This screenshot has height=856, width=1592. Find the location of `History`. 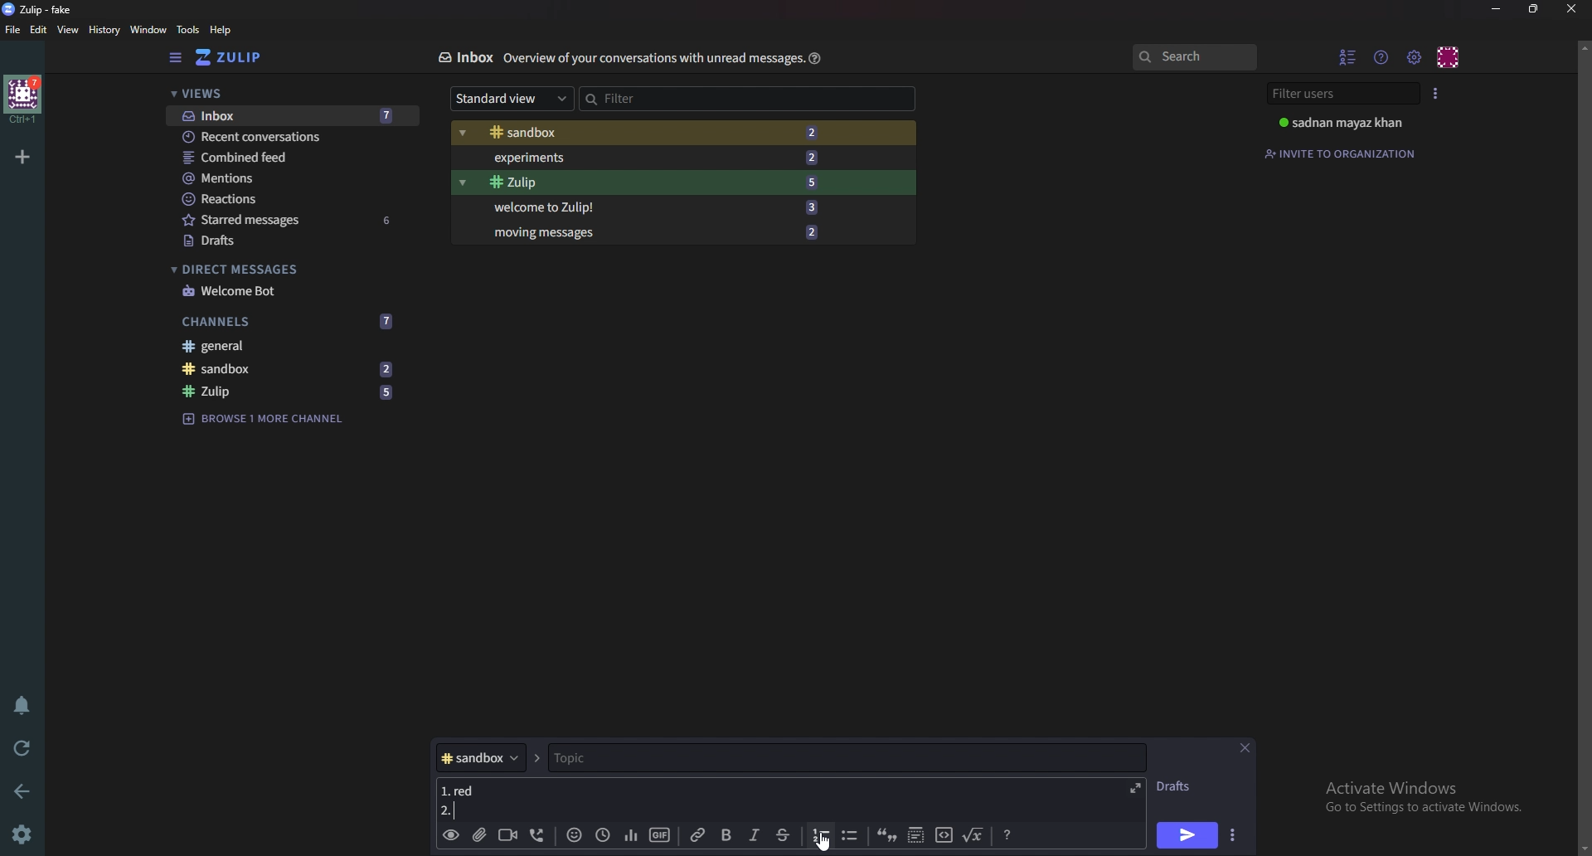

History is located at coordinates (103, 29).